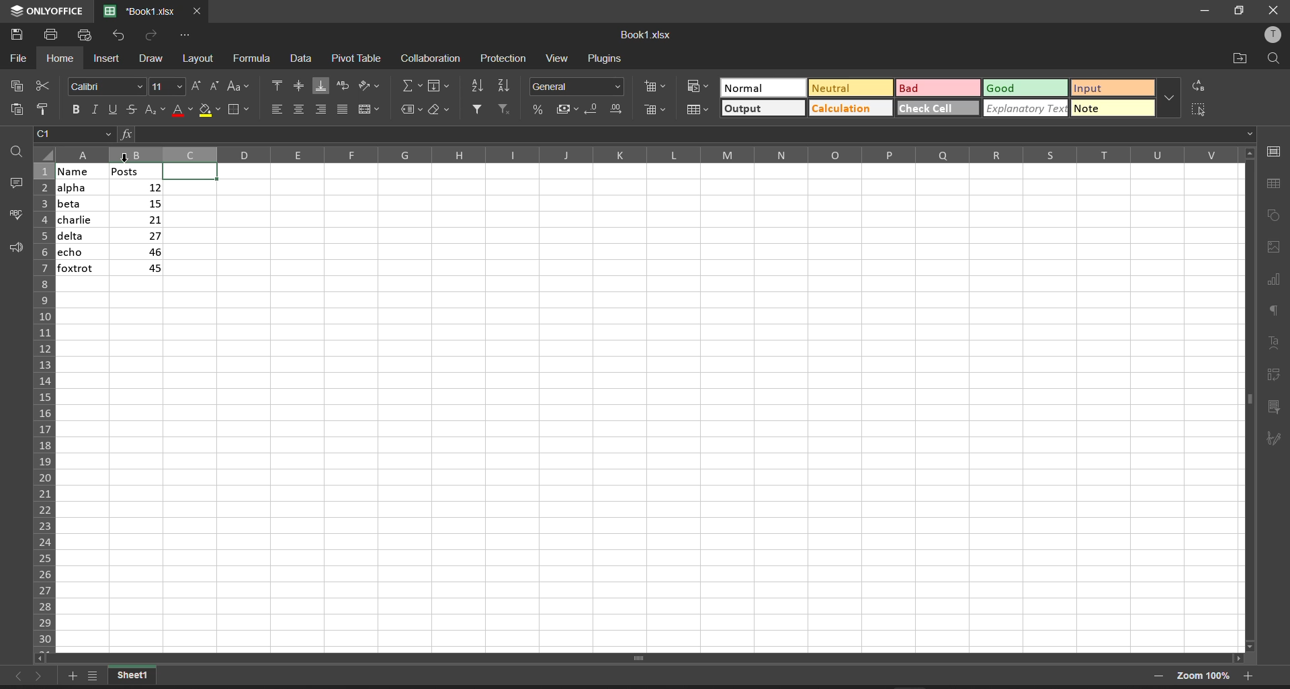 Image resolution: width=1290 pixels, height=689 pixels. Describe the element at coordinates (406, 86) in the screenshot. I see `summation` at that location.